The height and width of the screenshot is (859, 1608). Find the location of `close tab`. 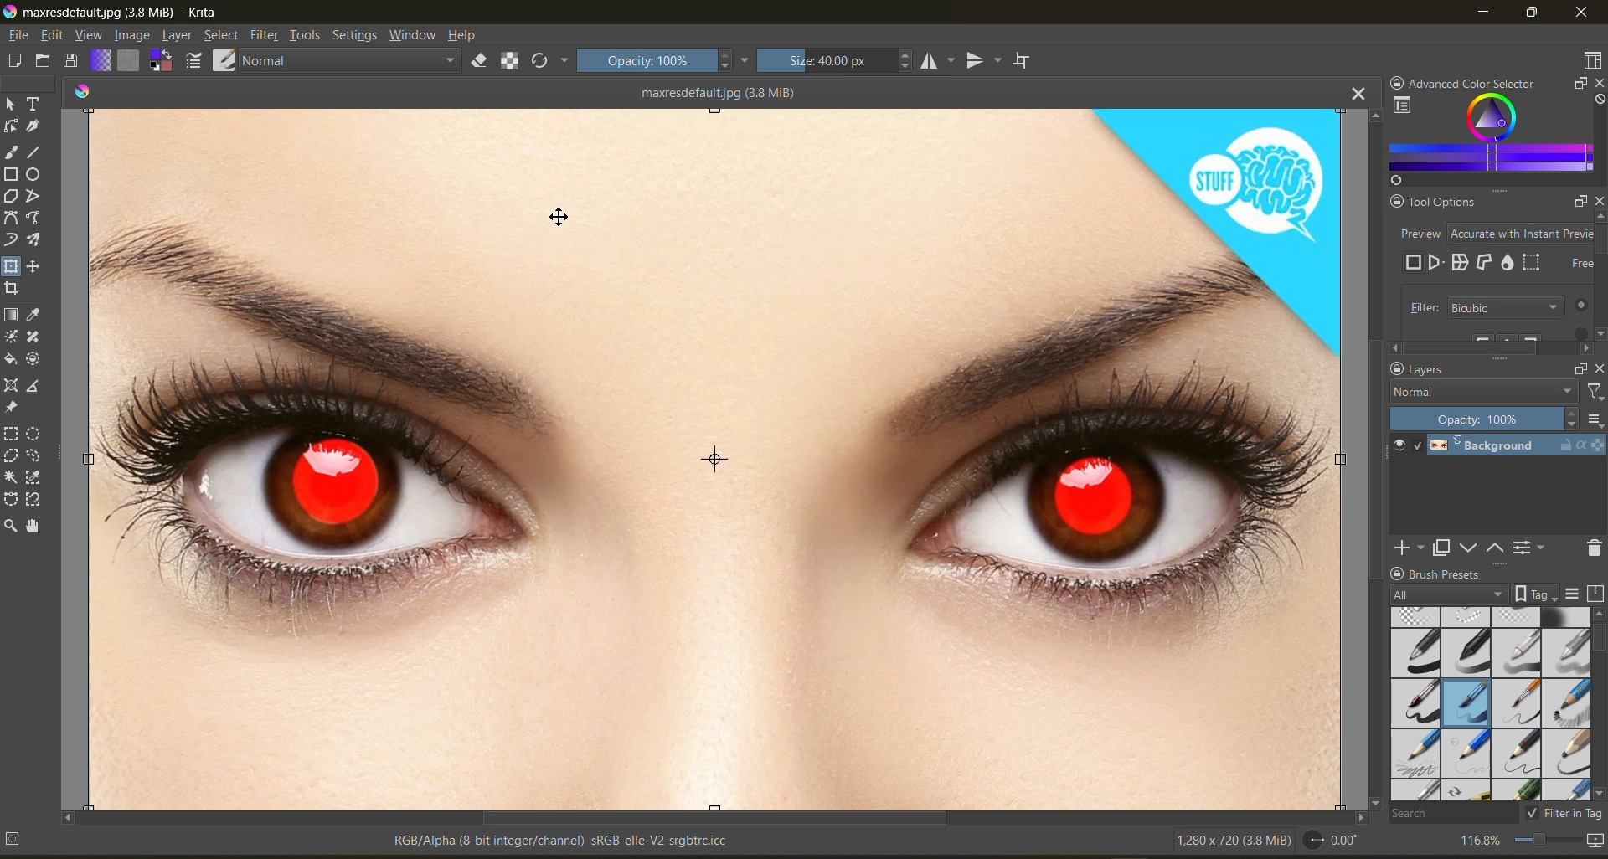

close tab is located at coordinates (1354, 95).